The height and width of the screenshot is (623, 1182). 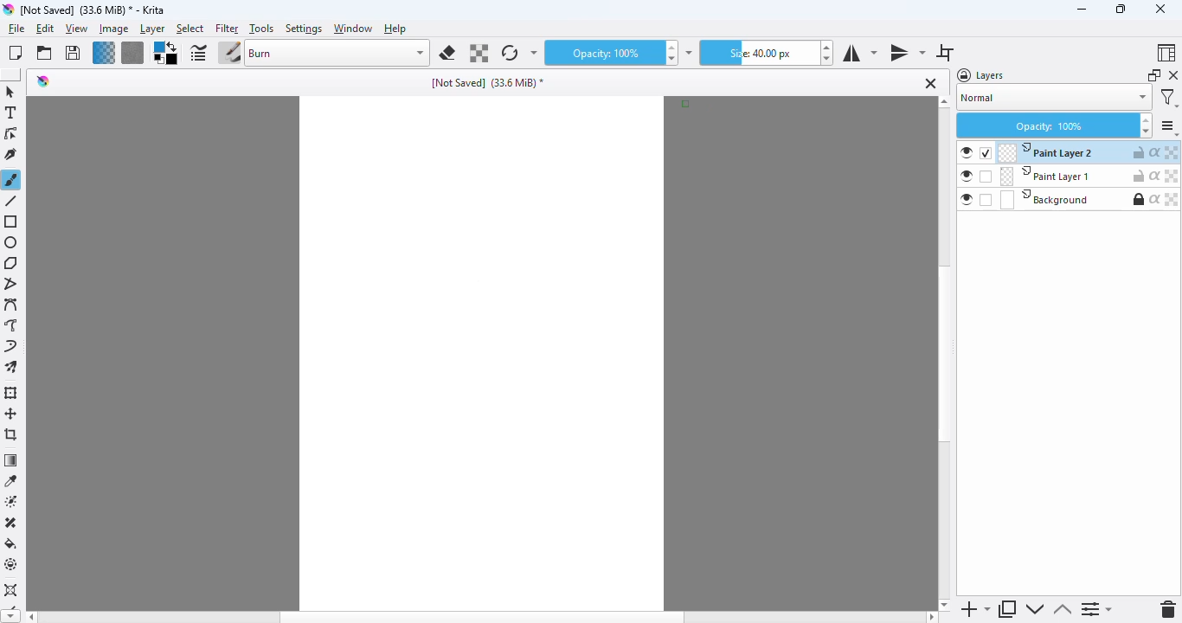 What do you see at coordinates (967, 153) in the screenshot?
I see `visibility` at bounding box center [967, 153].